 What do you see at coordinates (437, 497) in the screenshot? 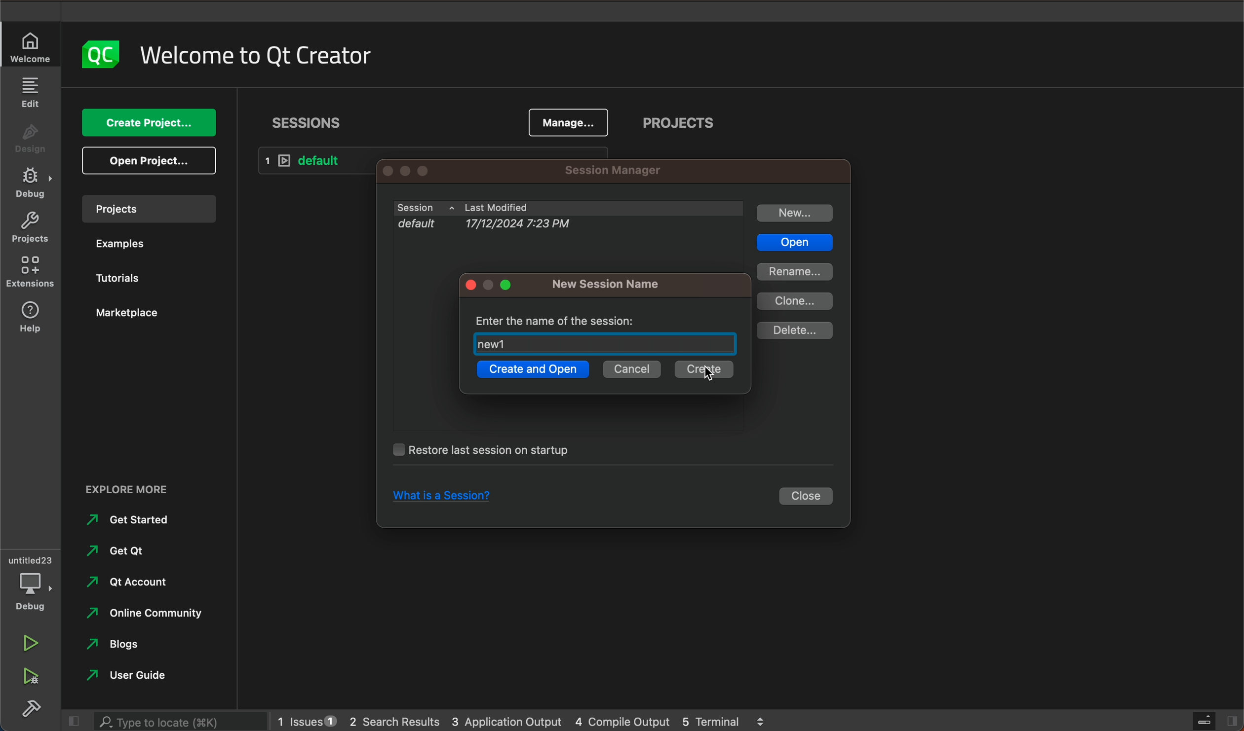
I see `what is a session?` at bounding box center [437, 497].